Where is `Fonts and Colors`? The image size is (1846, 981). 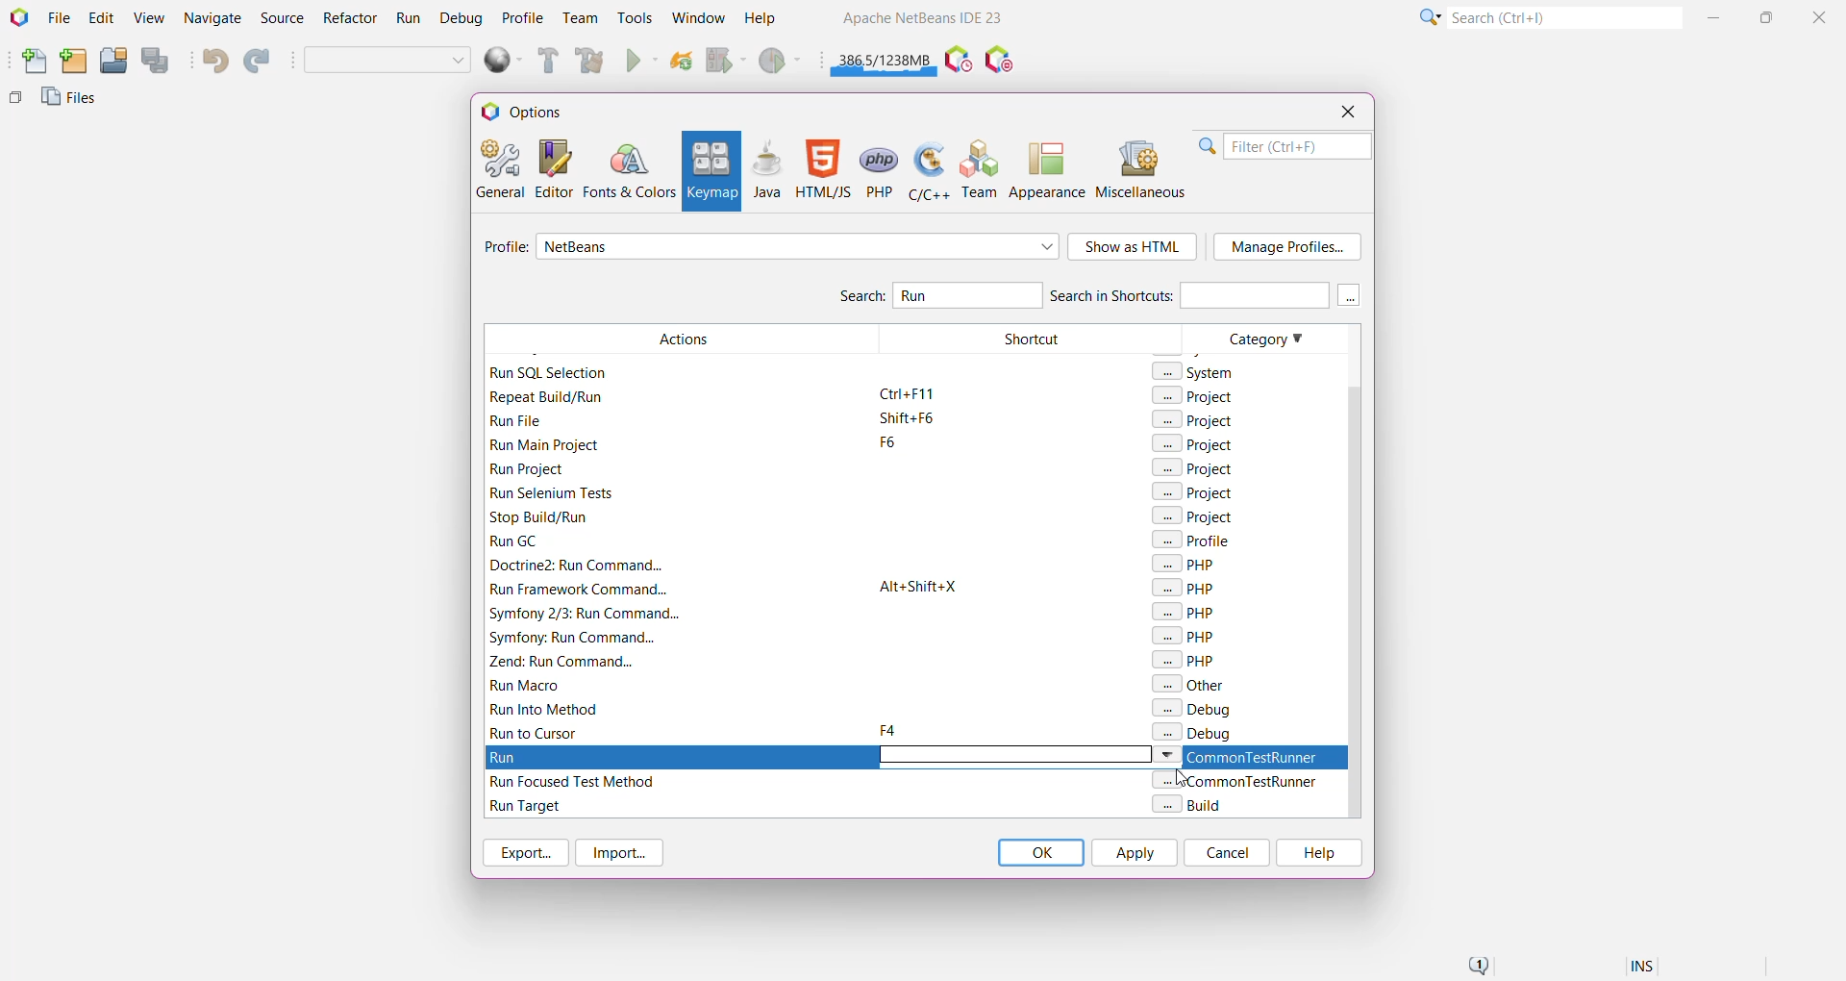
Fonts and Colors is located at coordinates (629, 169).